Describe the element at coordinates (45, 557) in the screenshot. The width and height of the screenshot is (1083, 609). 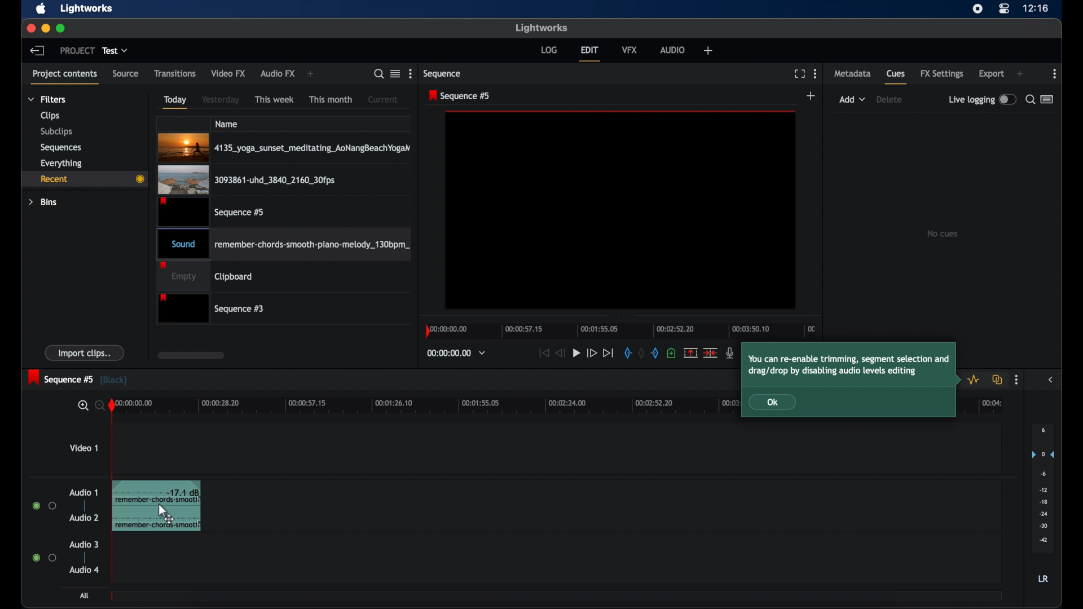
I see `radio buttons` at that location.